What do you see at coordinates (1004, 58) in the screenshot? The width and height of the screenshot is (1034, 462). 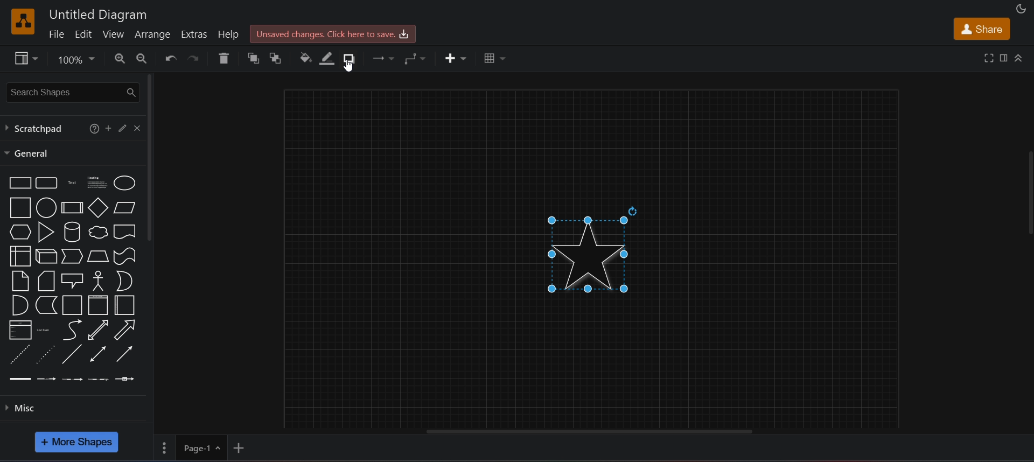 I see `format` at bounding box center [1004, 58].